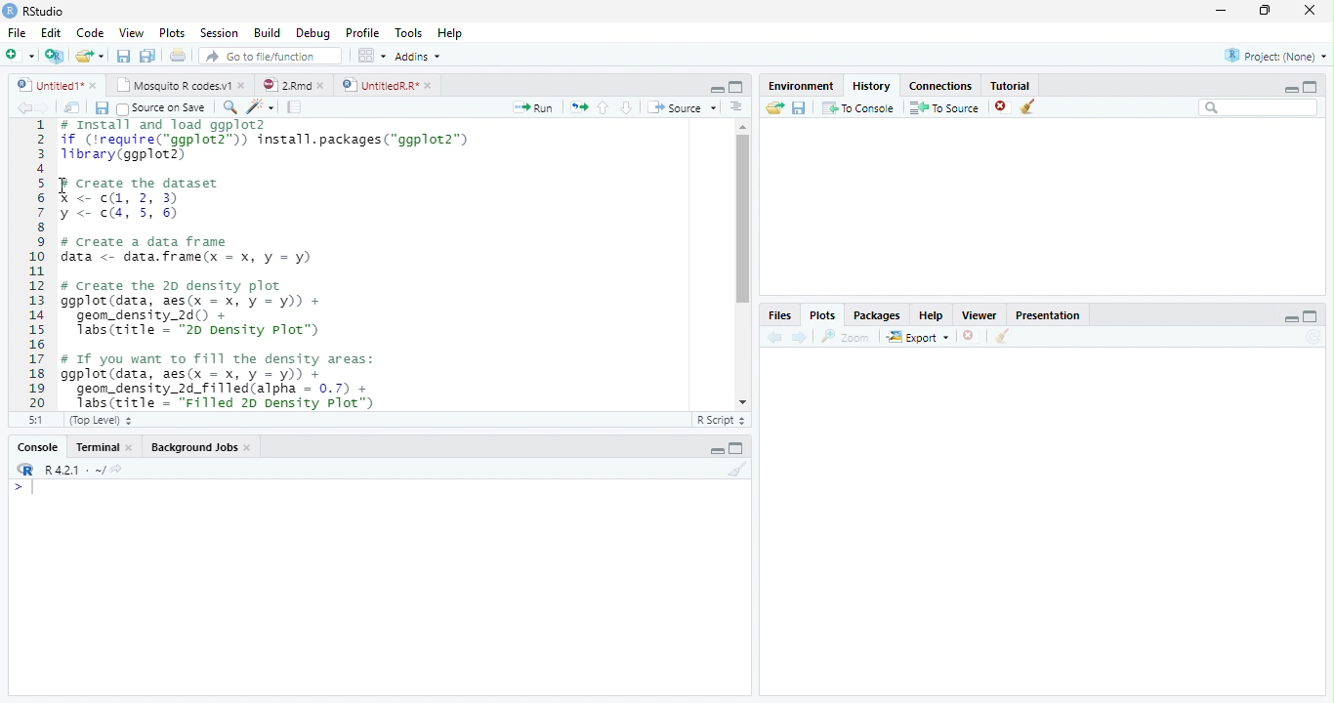 The width and height of the screenshot is (1334, 703). Describe the element at coordinates (578, 106) in the screenshot. I see `re-run the previous code` at that location.